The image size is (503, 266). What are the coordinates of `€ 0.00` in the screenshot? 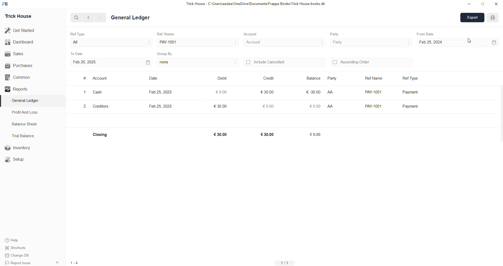 It's located at (316, 106).